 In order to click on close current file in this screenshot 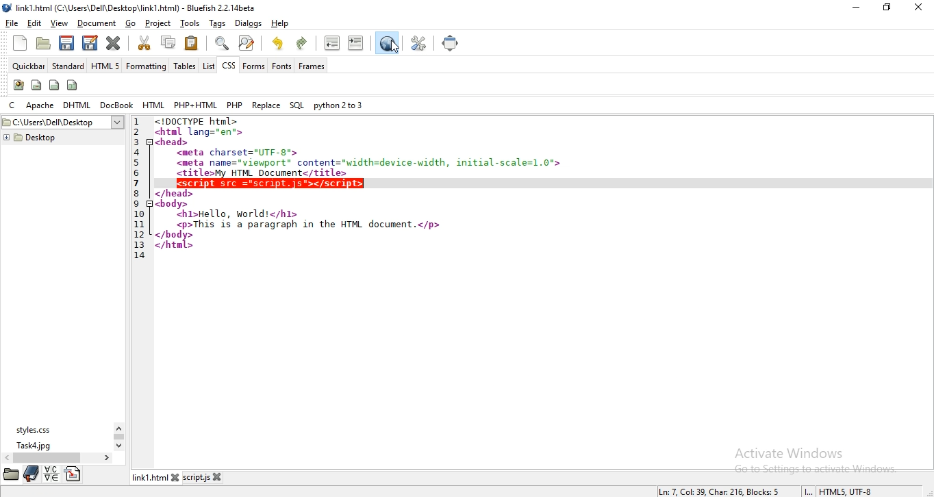, I will do `click(113, 44)`.